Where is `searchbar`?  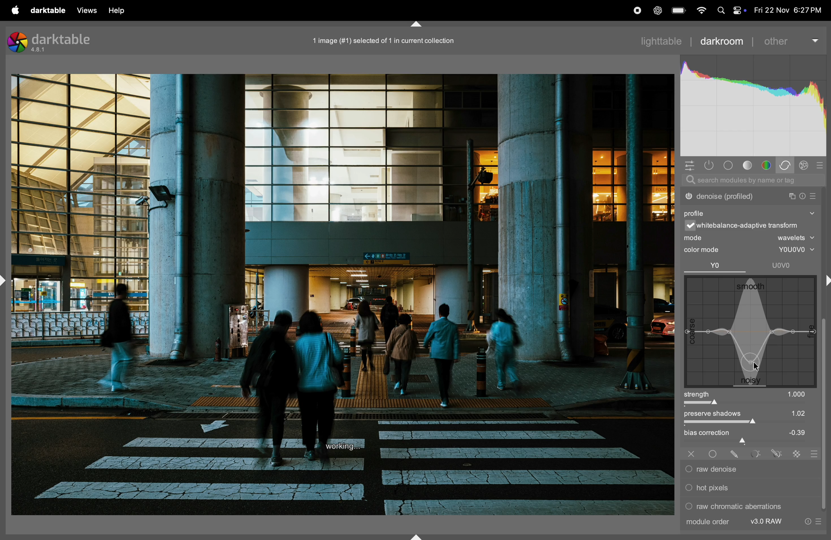
searchbar is located at coordinates (753, 181).